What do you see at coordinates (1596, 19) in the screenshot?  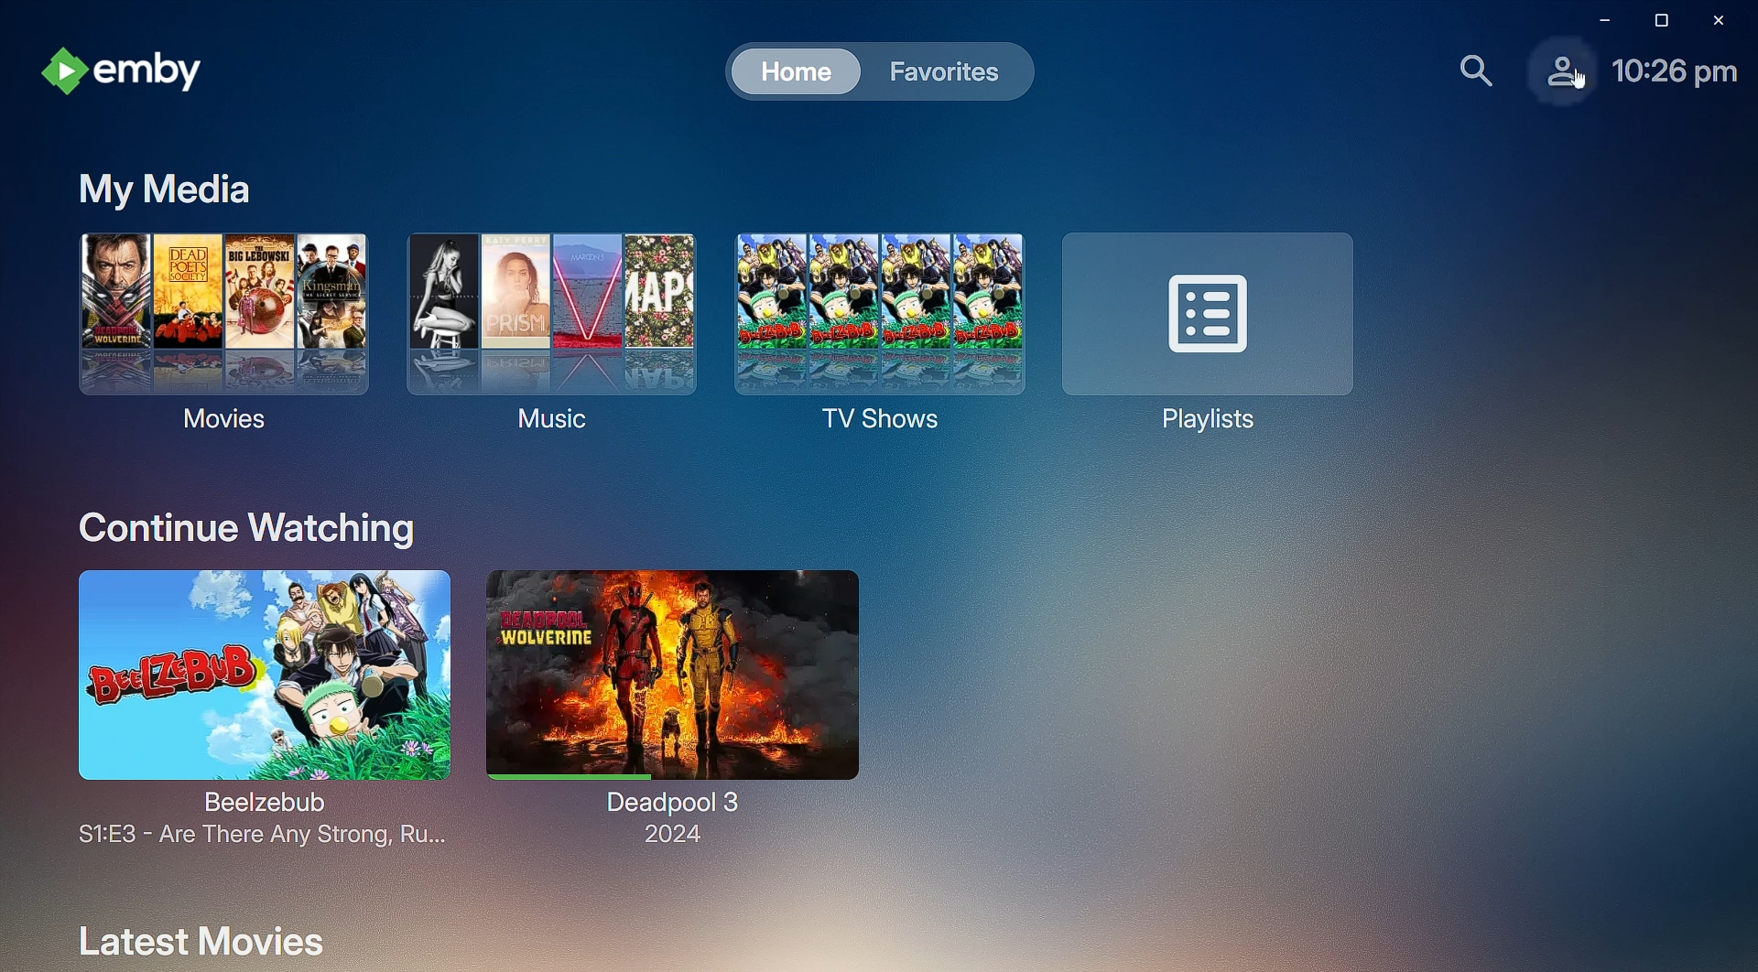 I see `Minimize` at bounding box center [1596, 19].